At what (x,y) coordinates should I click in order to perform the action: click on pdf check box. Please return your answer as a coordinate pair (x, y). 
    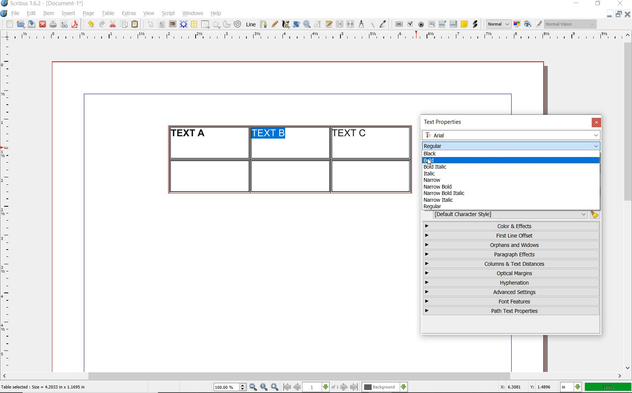
    Looking at the image, I should click on (410, 24).